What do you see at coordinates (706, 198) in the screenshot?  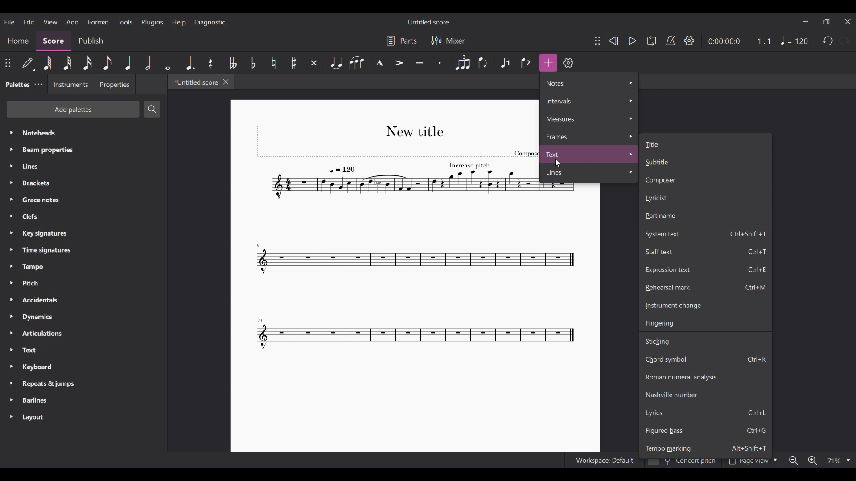 I see `Lyricist` at bounding box center [706, 198].